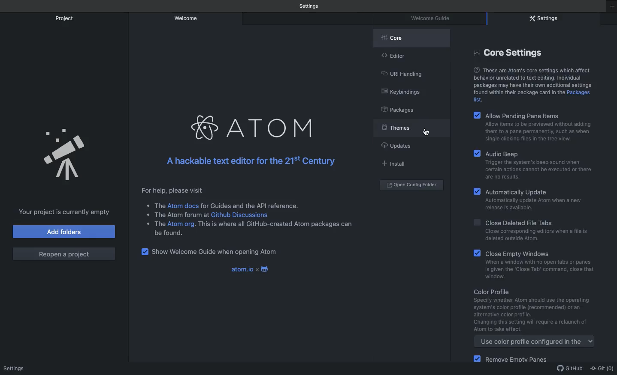 The image size is (617, 375). I want to click on @ These are Atom's core settings which affect
behavior unrelated to text editing. Individual
packages may have their own additional settings
found within their package card in the Packages
list., so click(537, 84).